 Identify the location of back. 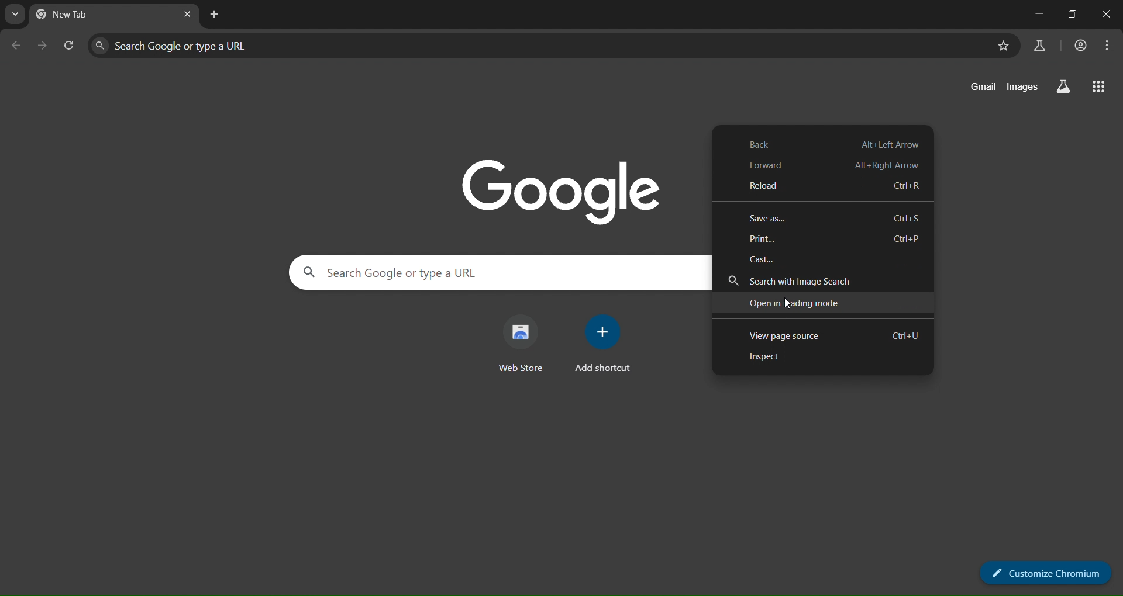
(829, 143).